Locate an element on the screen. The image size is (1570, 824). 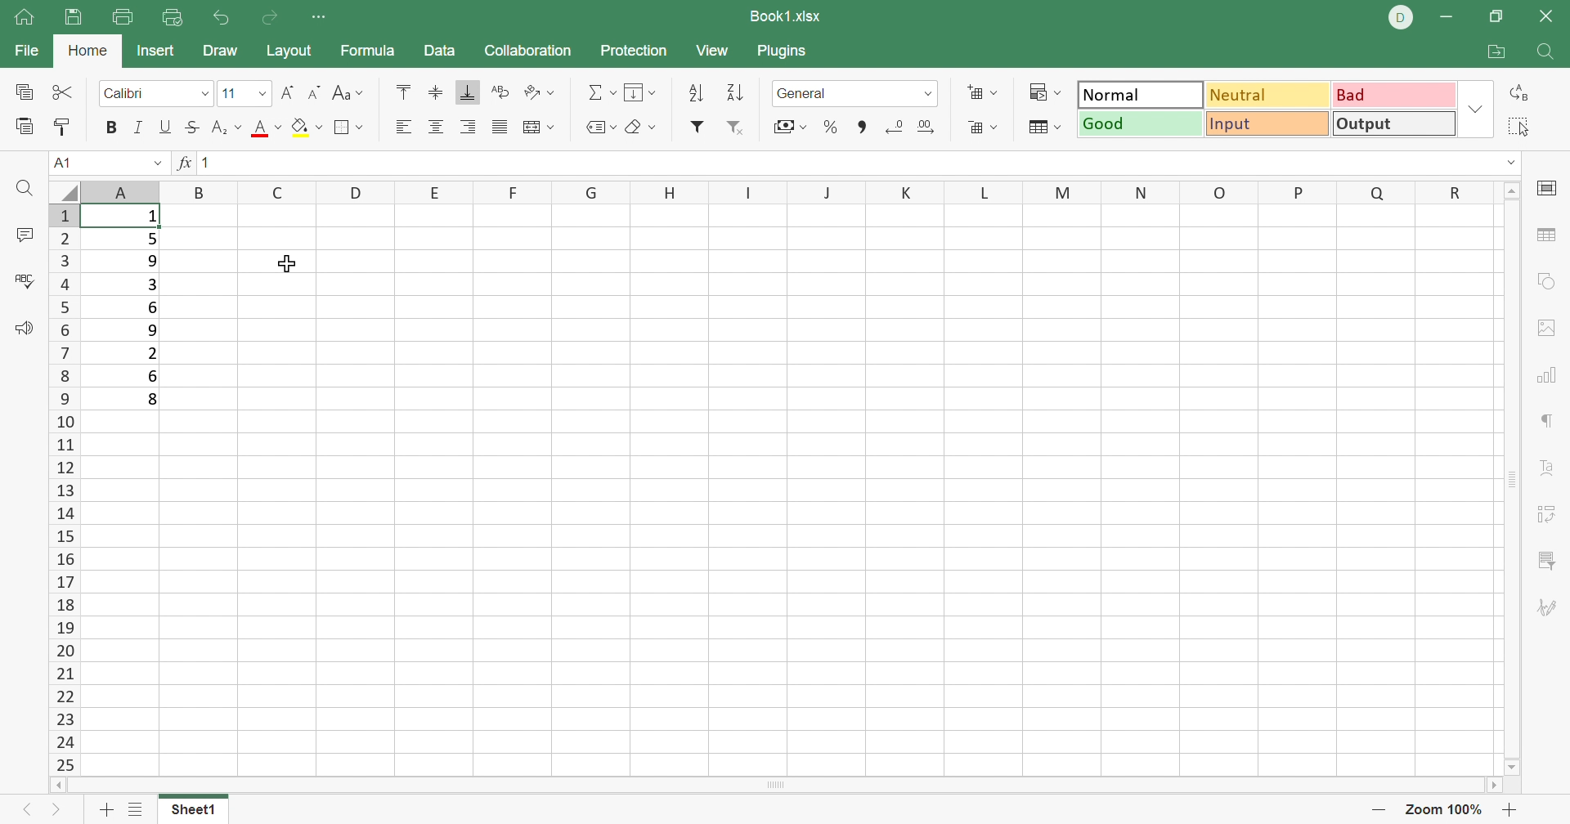
Data is located at coordinates (442, 52).